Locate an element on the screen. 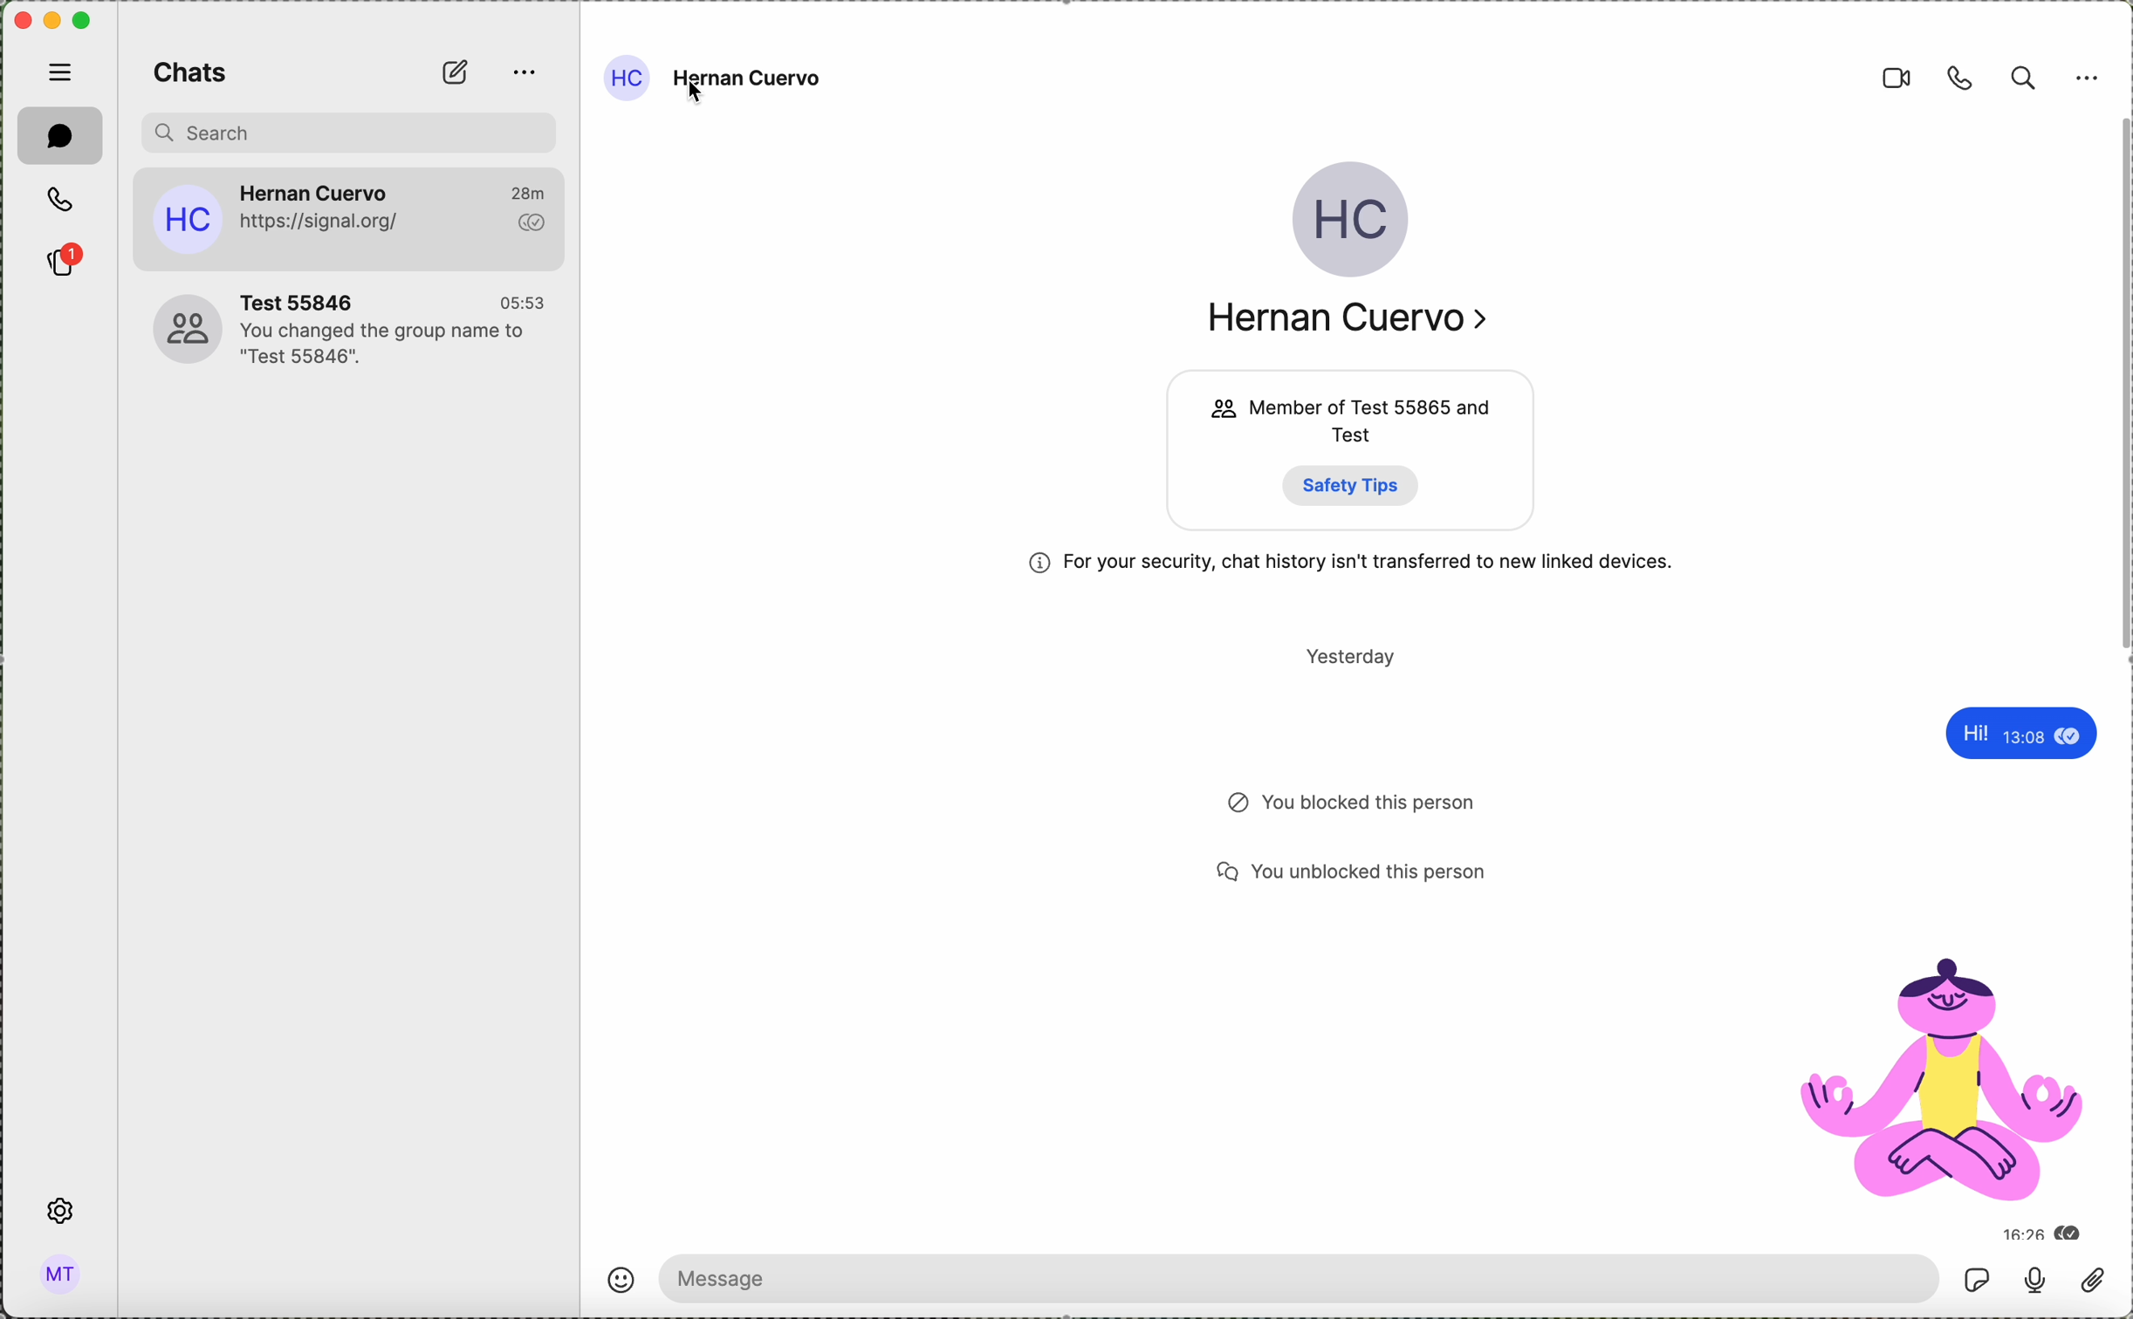 This screenshot has height=1319, width=2133. 05:53 is located at coordinates (523, 298).